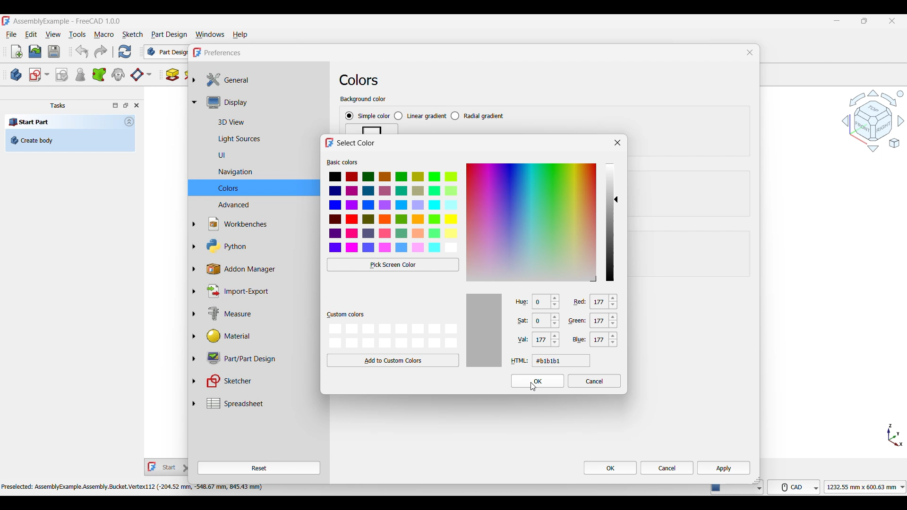 The height and width of the screenshot is (510, 907). I want to click on red, so click(581, 301).